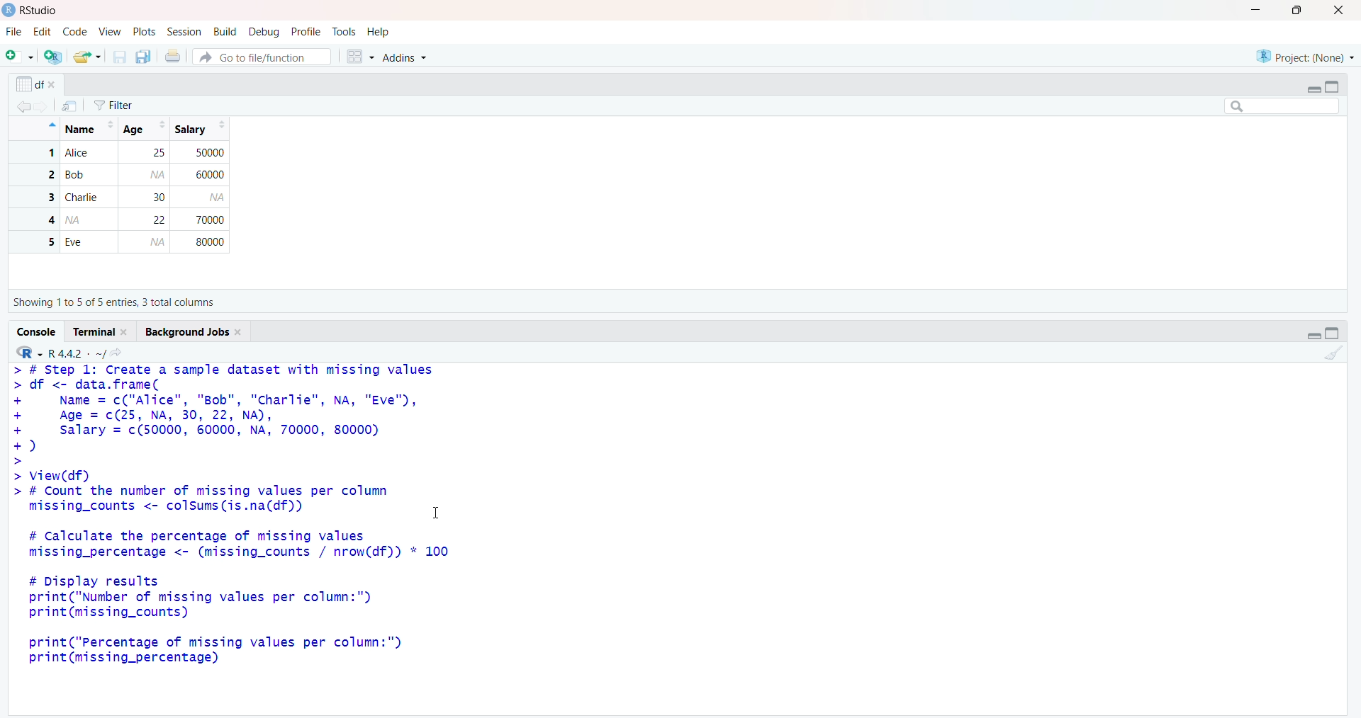  I want to click on Addins, so click(413, 55).